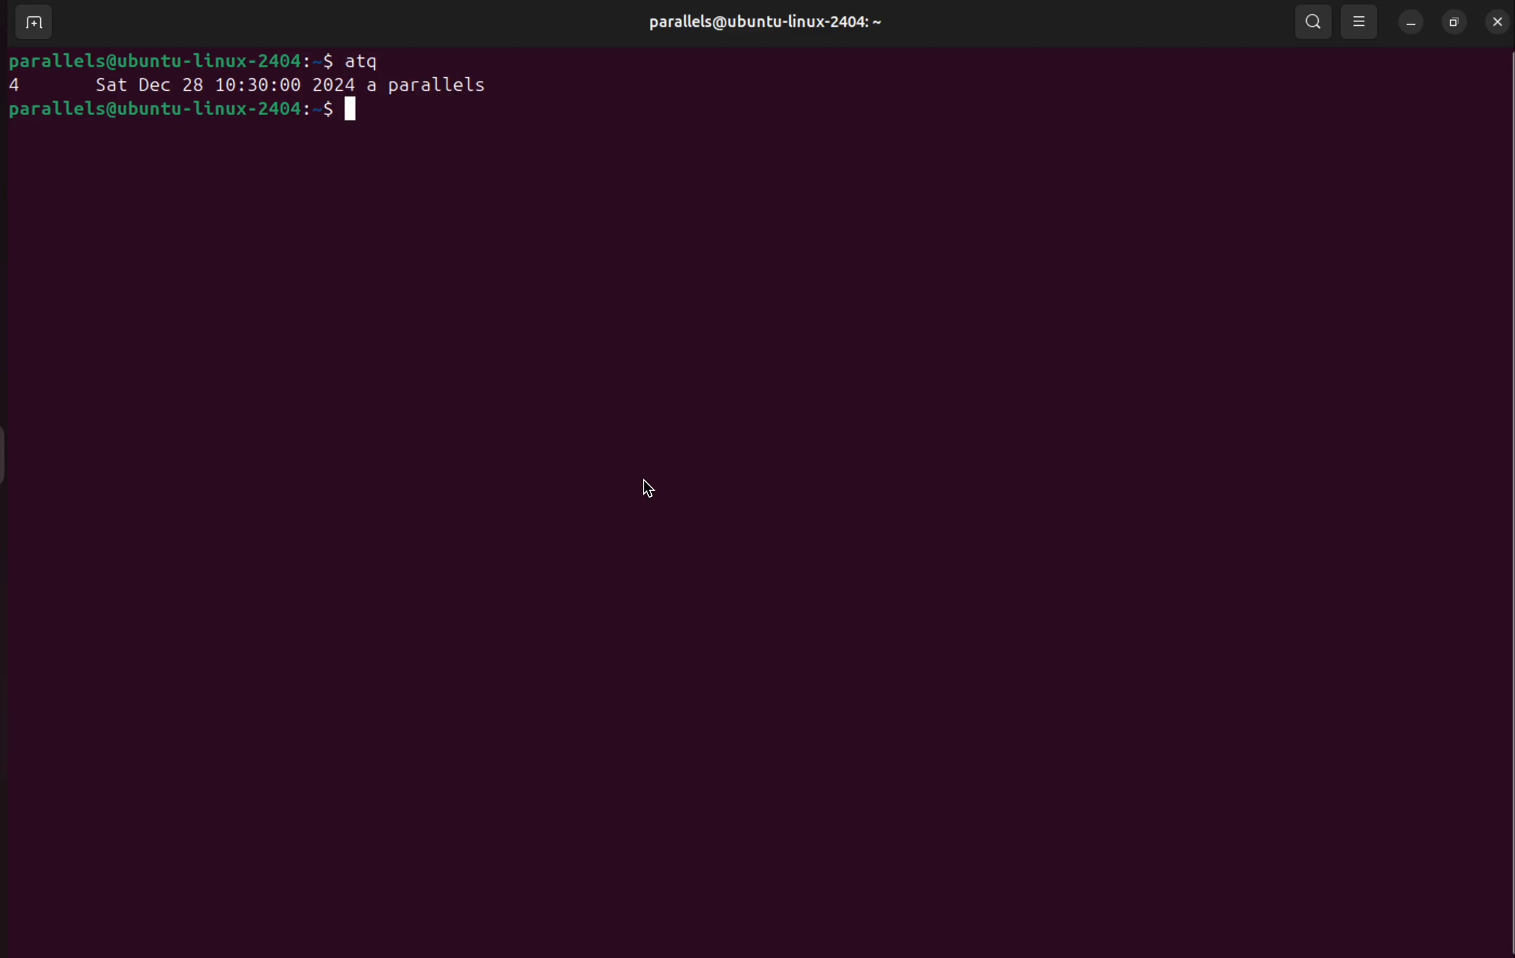 Image resolution: width=1515 pixels, height=958 pixels. I want to click on view option, so click(1363, 23).